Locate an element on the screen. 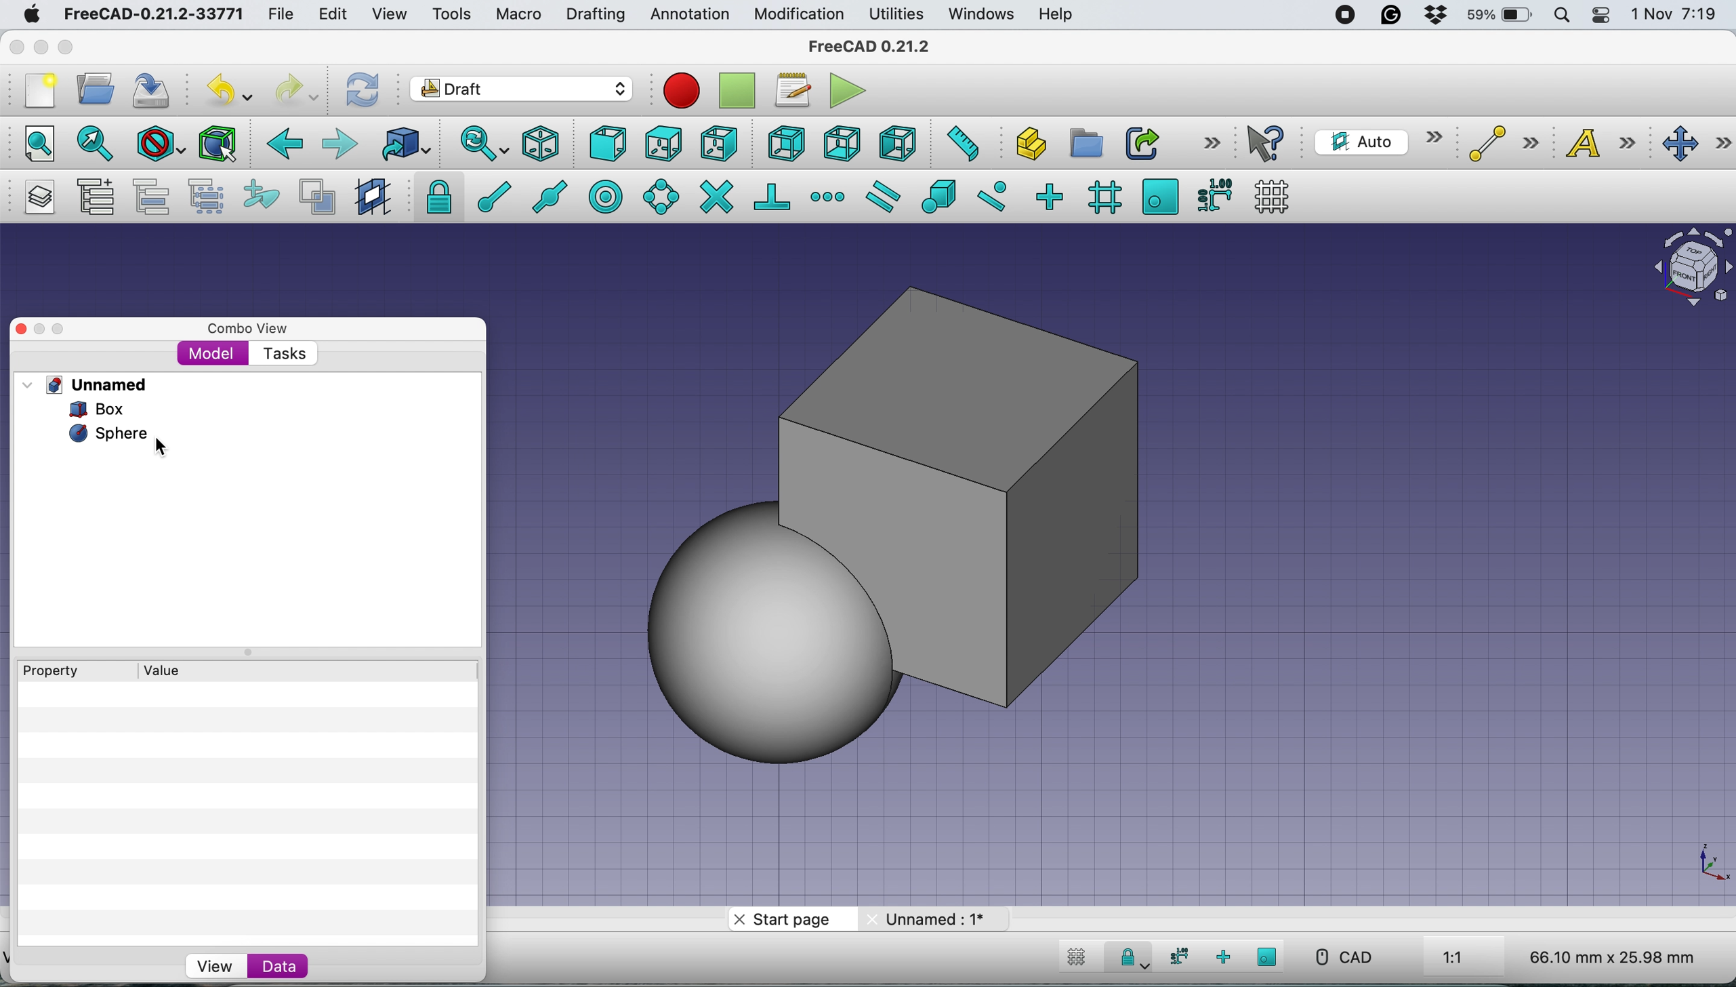 This screenshot has height=987, width=1736. front is located at coordinates (609, 147).